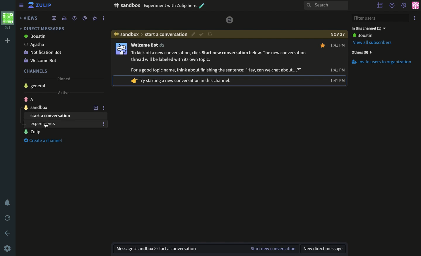 This screenshot has width=421, height=256. I want to click on Start the conversation, so click(272, 249).